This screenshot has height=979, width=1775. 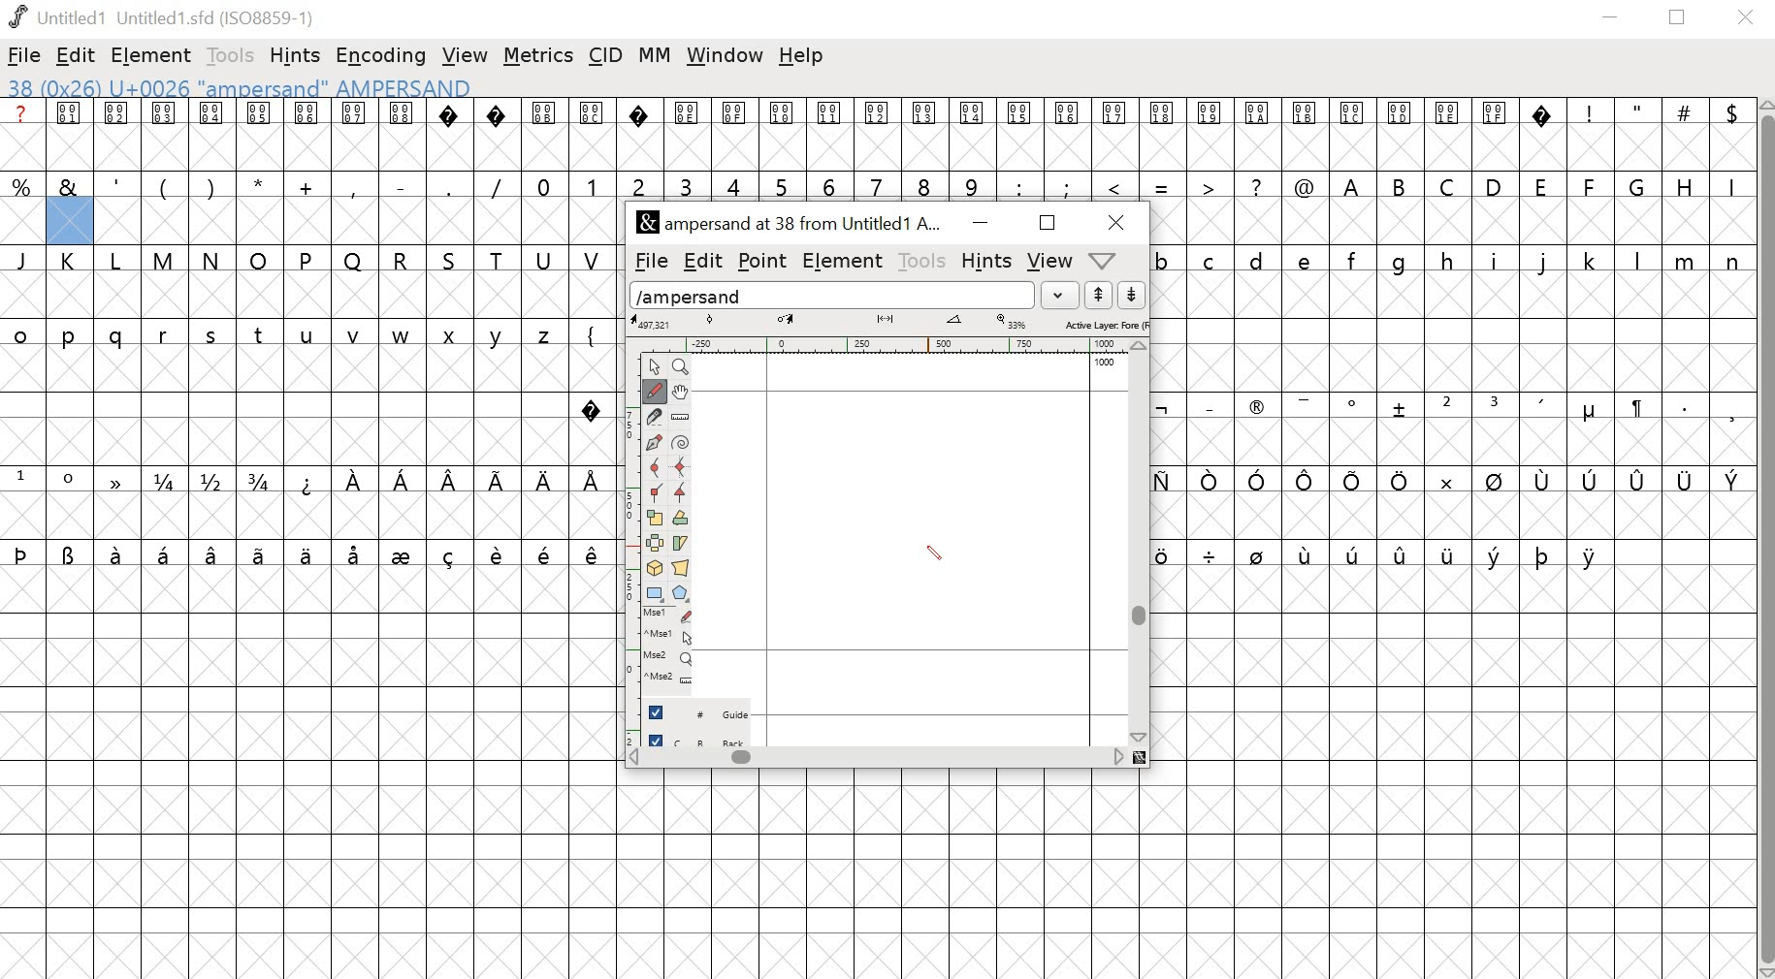 I want to click on *, so click(x=259, y=186).